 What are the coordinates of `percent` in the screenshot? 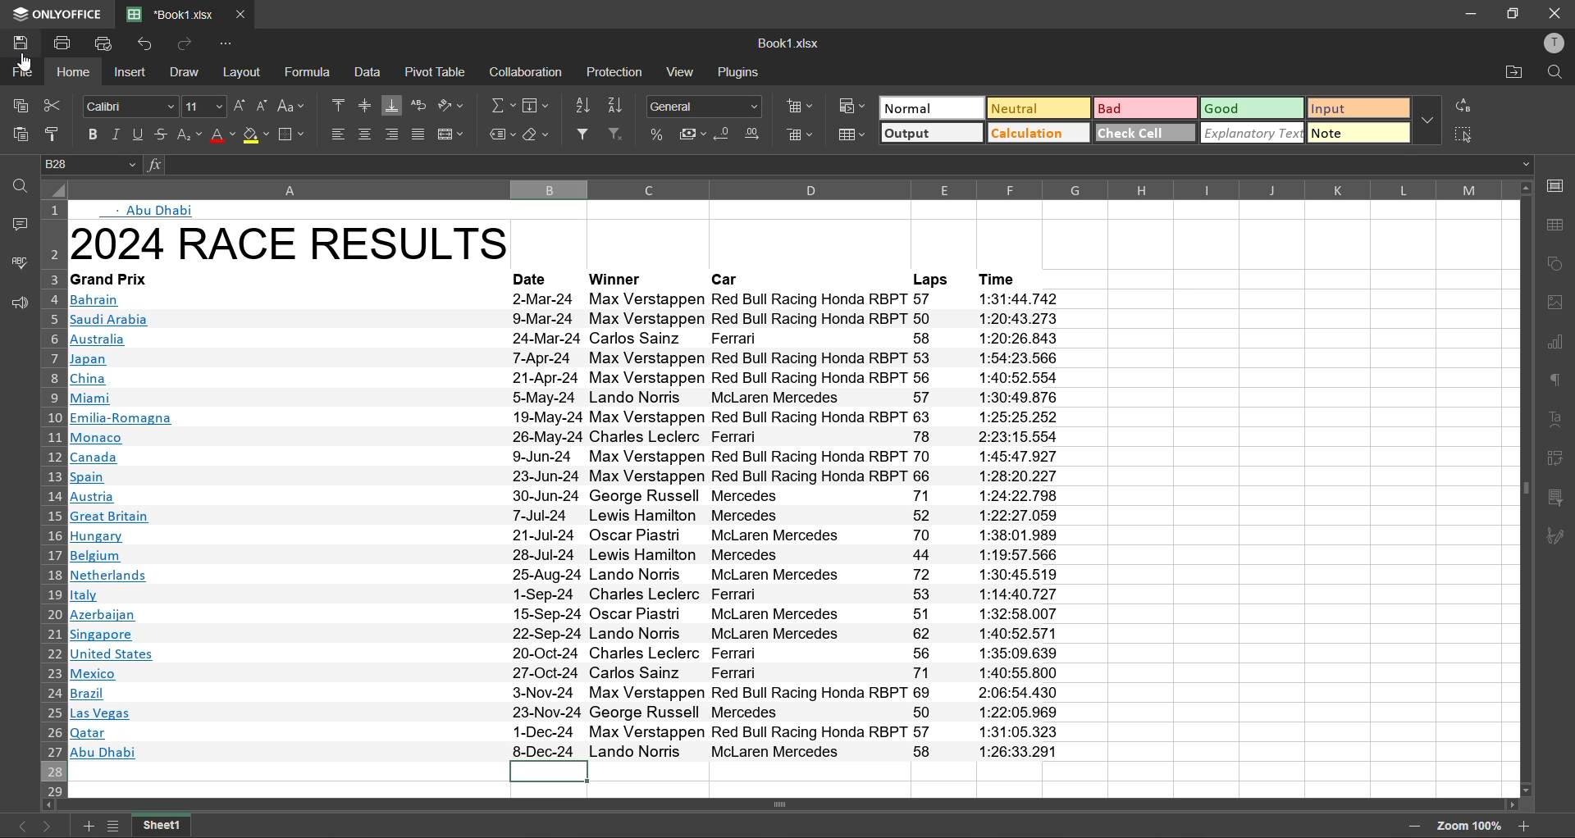 It's located at (659, 133).